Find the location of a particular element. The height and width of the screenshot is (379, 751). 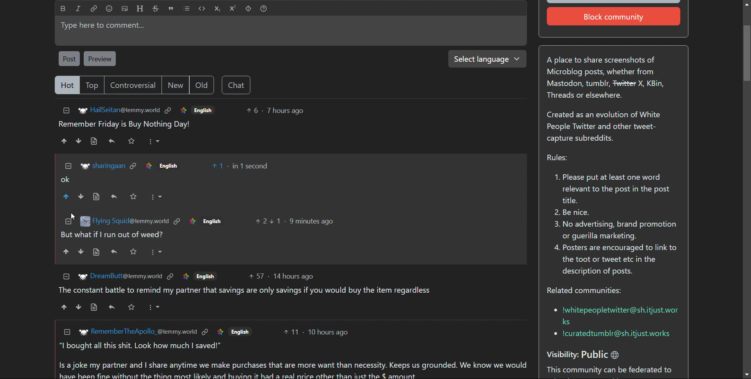

4. Posters are encouraged to link to the toot or tweet etc in the description of posts. is located at coordinates (615, 261).